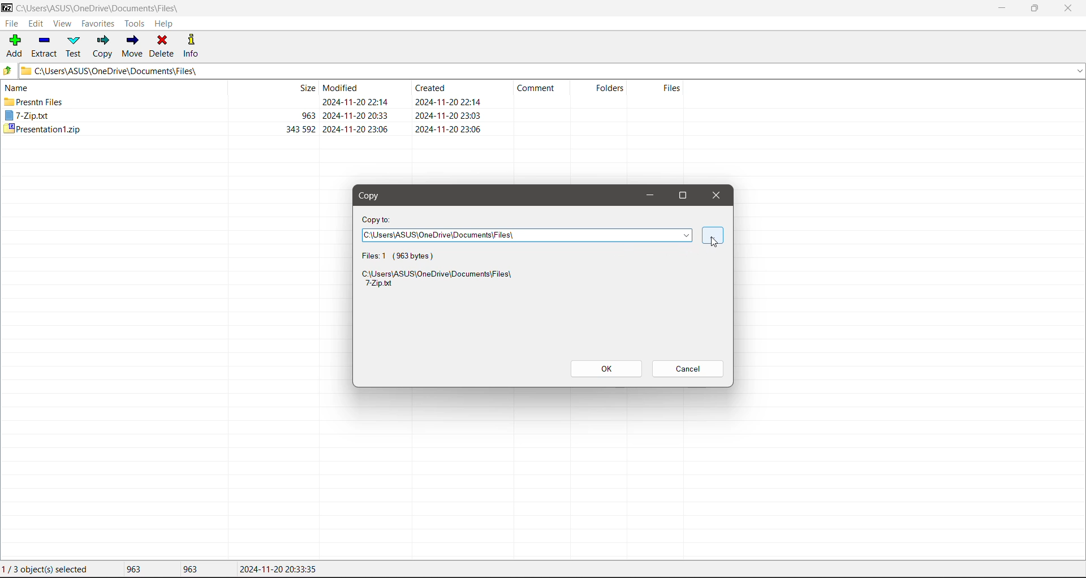  I want to click on Move, so click(134, 46).